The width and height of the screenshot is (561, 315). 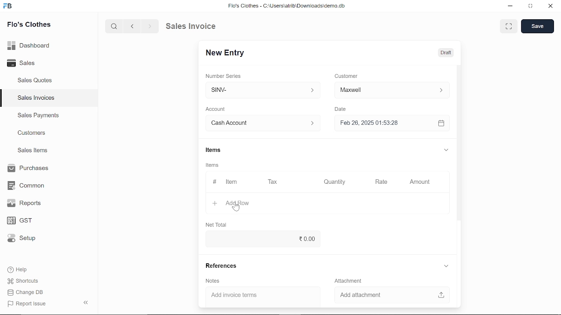 I want to click on open calender, so click(x=441, y=123).